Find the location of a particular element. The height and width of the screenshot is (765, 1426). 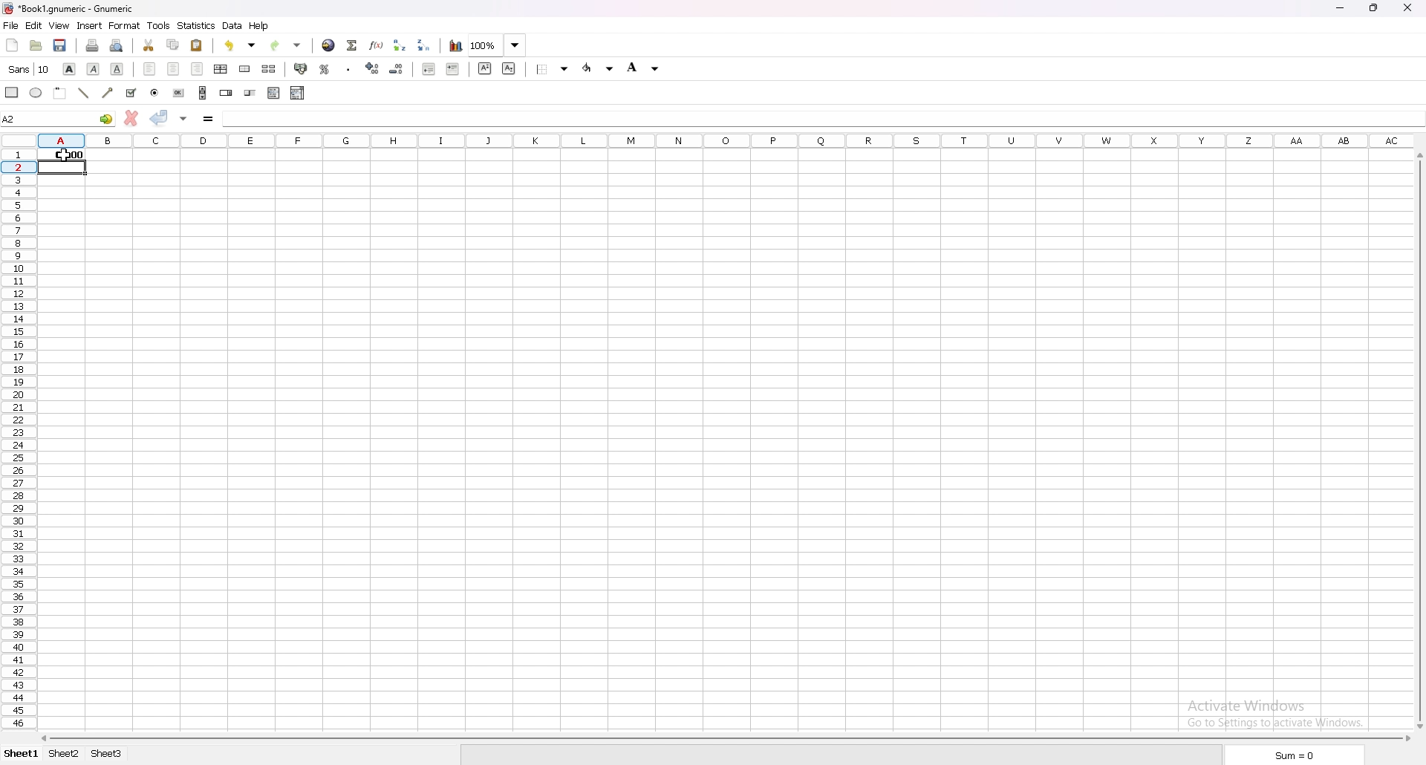

center horizontally is located at coordinates (221, 69).